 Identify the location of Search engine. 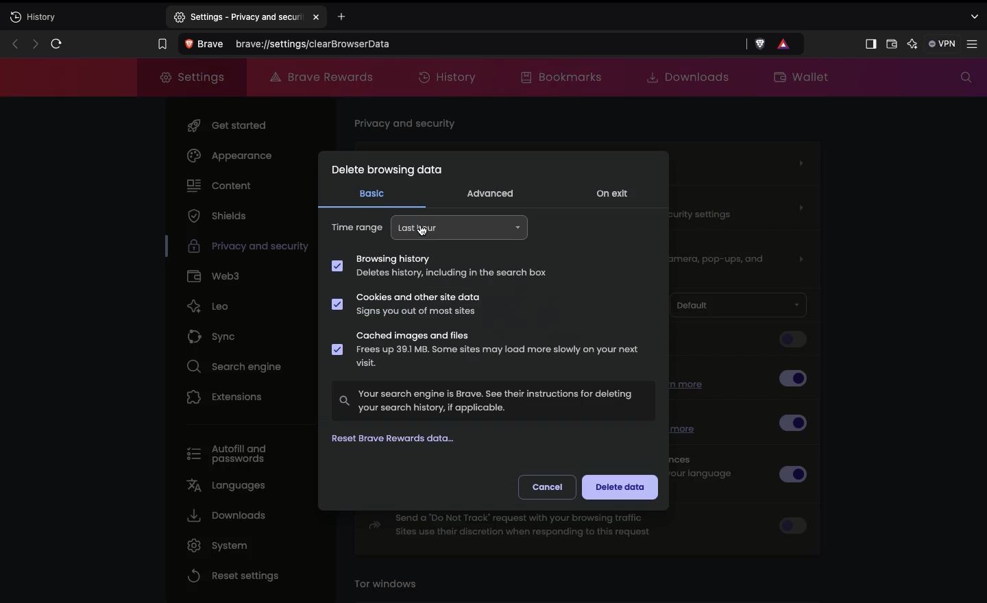
(238, 368).